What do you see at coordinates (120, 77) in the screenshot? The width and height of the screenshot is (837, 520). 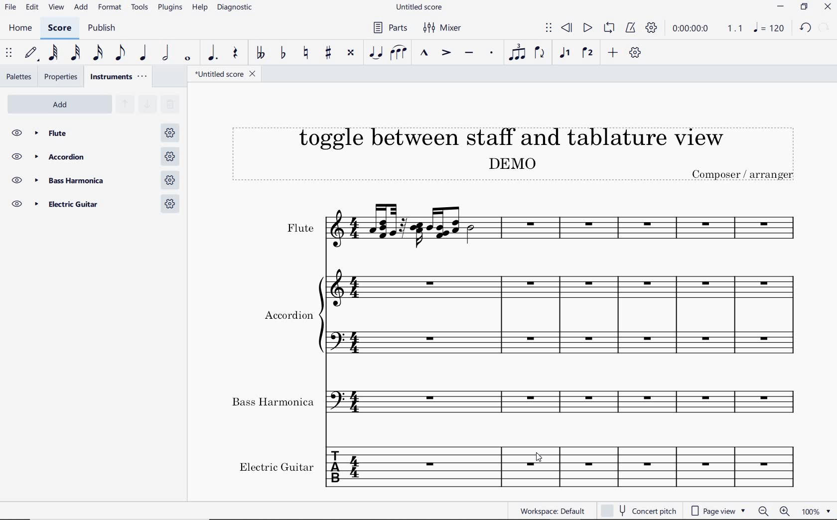 I see `instruments` at bounding box center [120, 77].